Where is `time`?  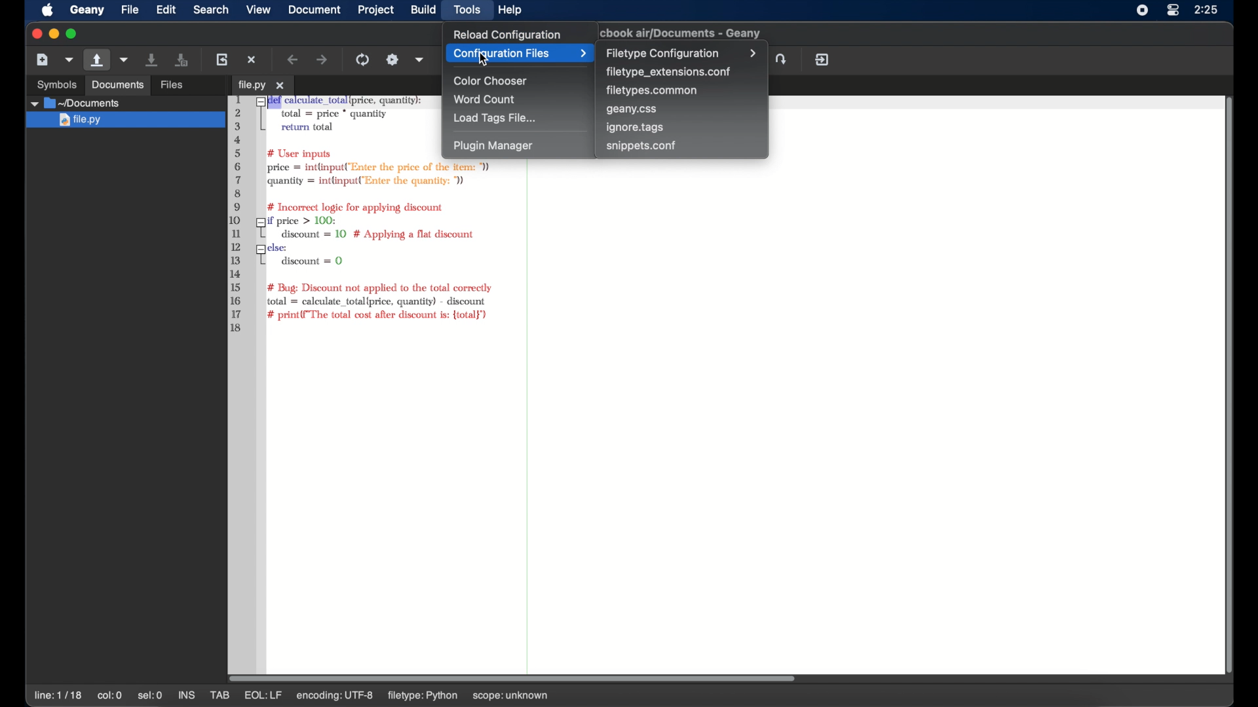
time is located at coordinates (1208, 9).